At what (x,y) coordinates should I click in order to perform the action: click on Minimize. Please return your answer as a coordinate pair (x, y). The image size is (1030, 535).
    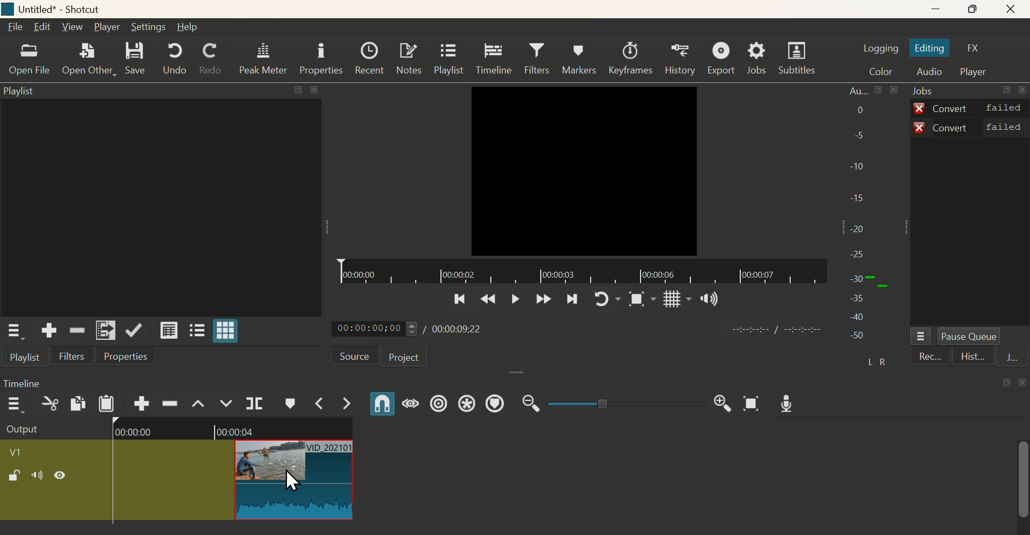
    Looking at the image, I should click on (940, 10).